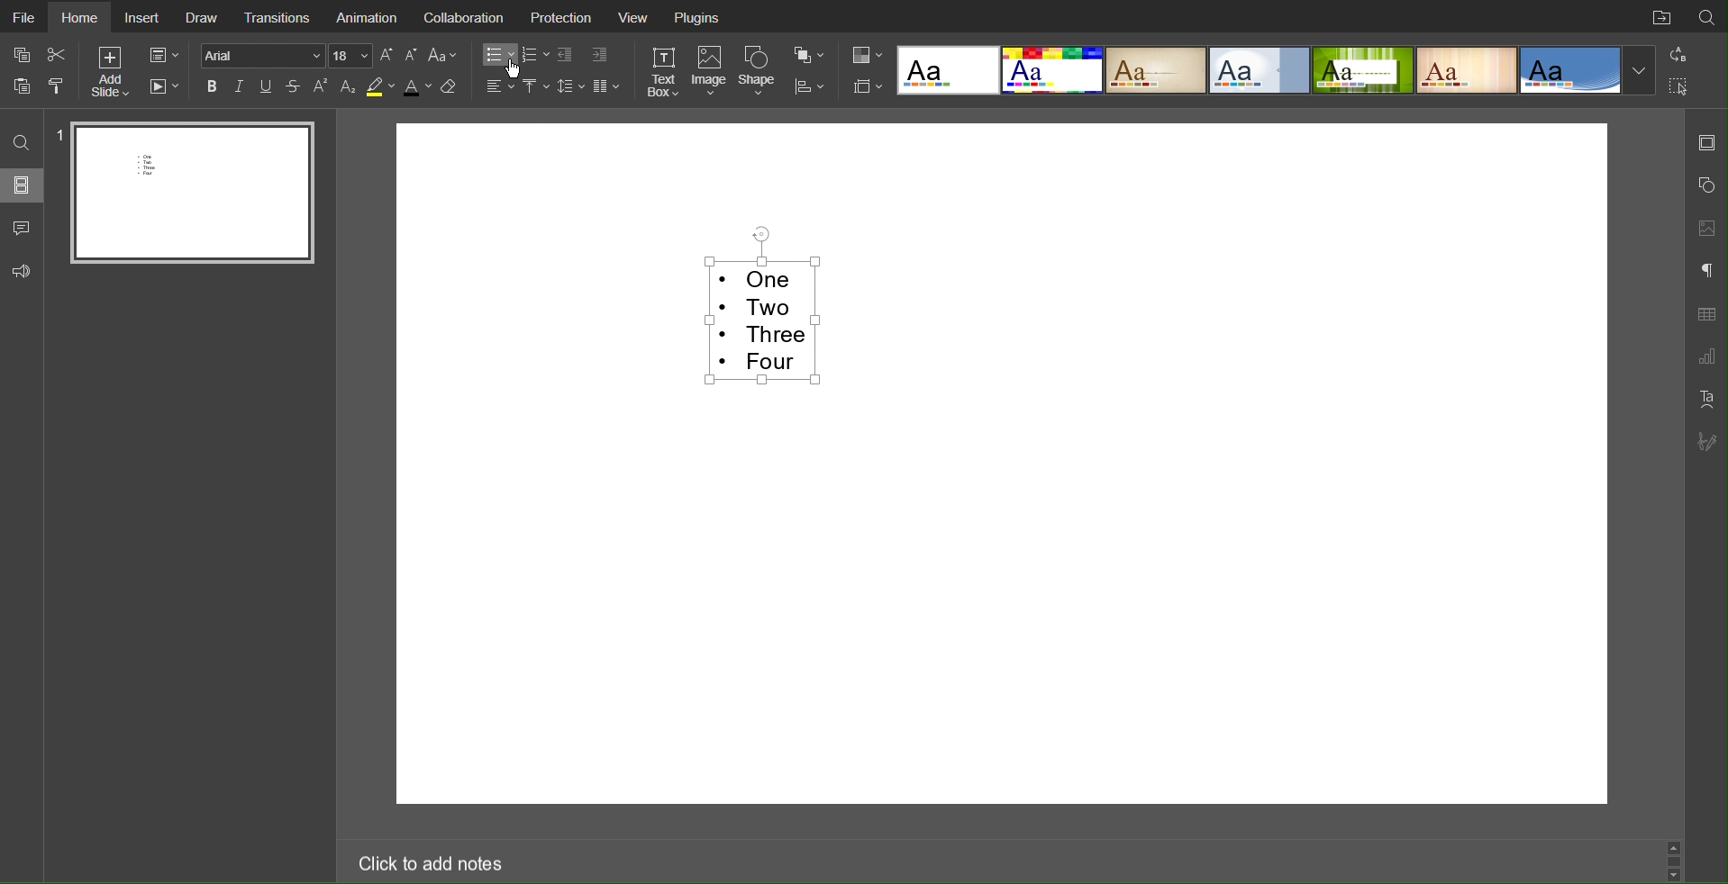 The image size is (1728, 884). What do you see at coordinates (570, 86) in the screenshot?
I see `Line Spacing` at bounding box center [570, 86].